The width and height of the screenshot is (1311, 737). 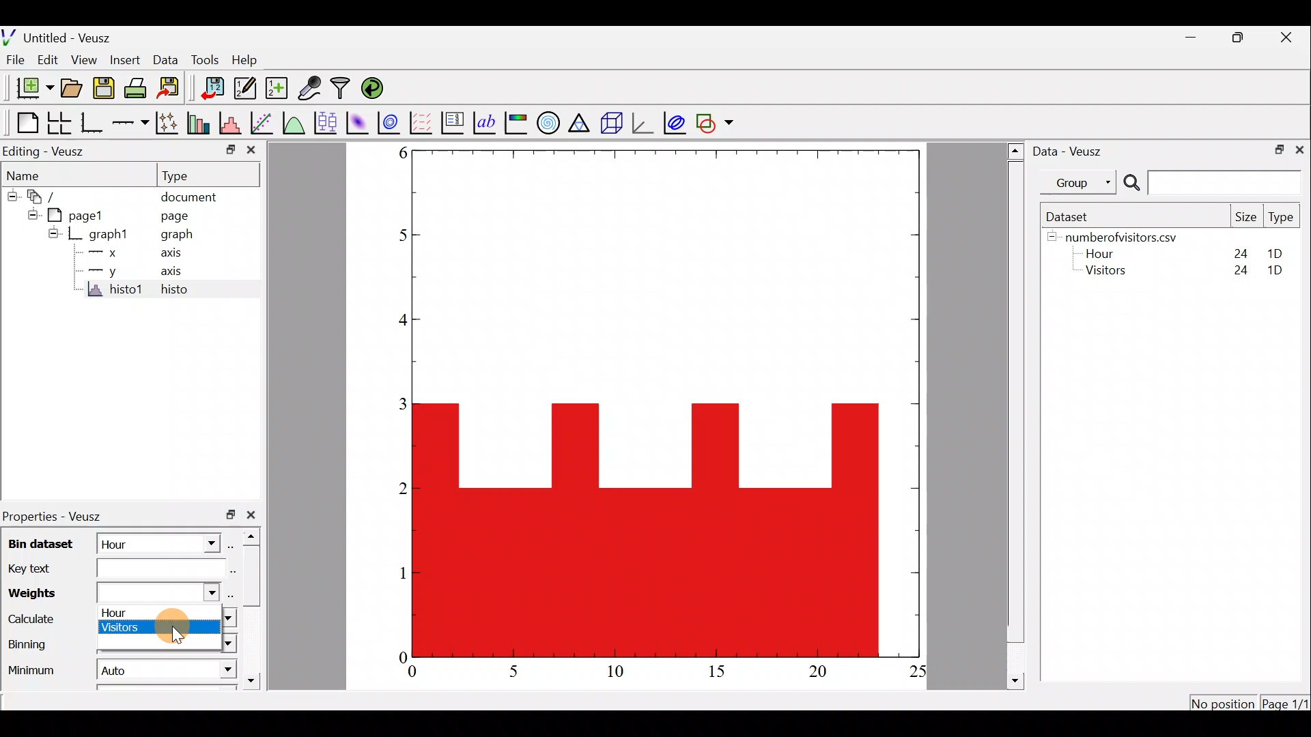 What do you see at coordinates (395, 489) in the screenshot?
I see `2` at bounding box center [395, 489].